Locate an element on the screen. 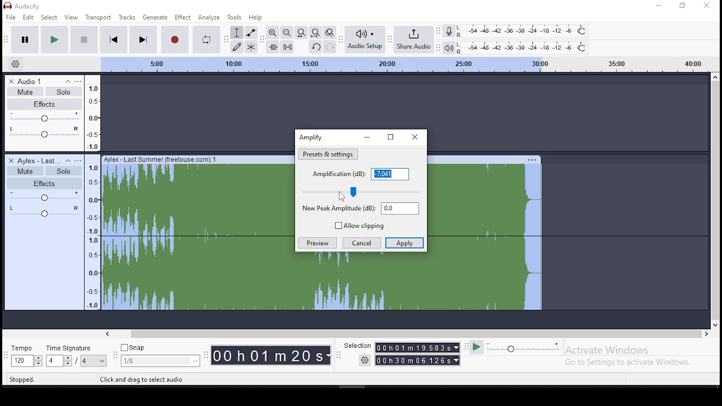  preview is located at coordinates (318, 244).